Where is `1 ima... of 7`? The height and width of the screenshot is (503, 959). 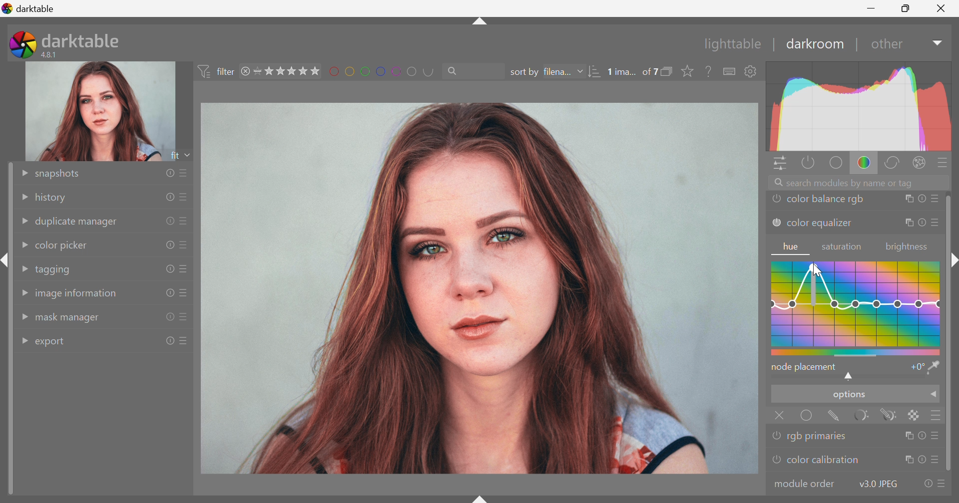 1 ima... of 7 is located at coordinates (633, 72).